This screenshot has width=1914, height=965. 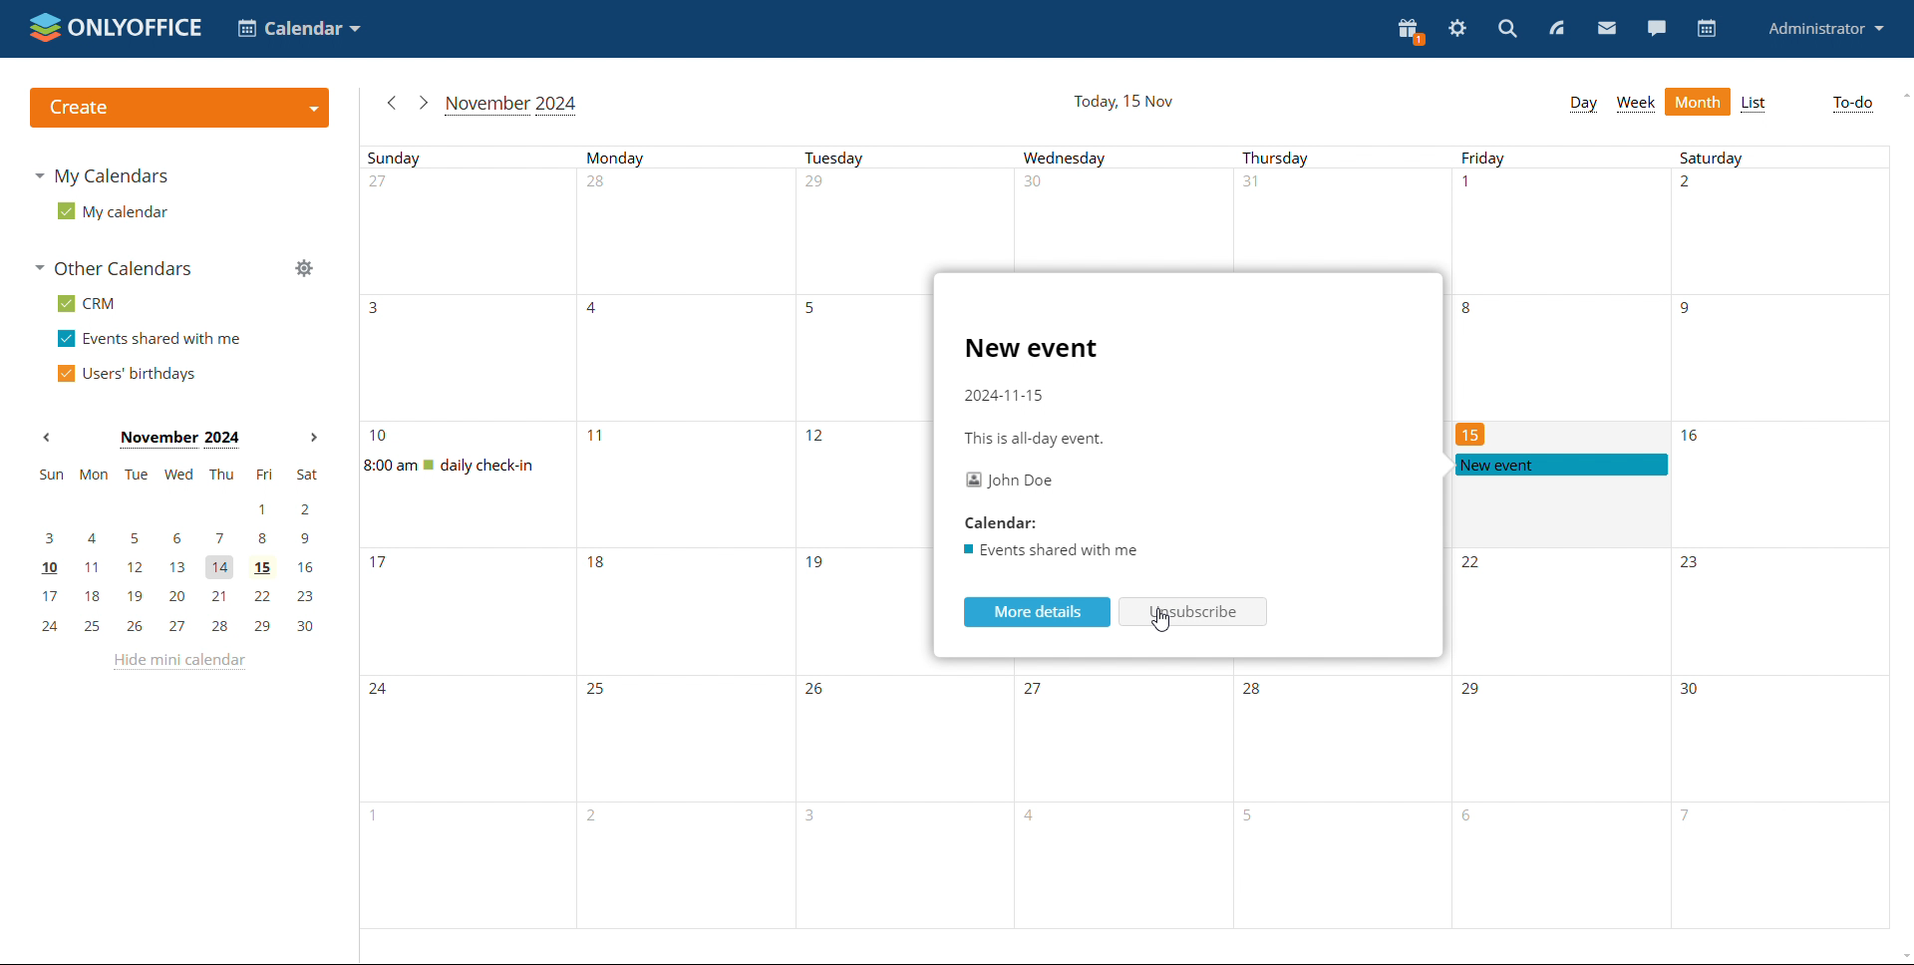 I want to click on 10, 11, 12, 13, 14, 15, 16, so click(x=178, y=566).